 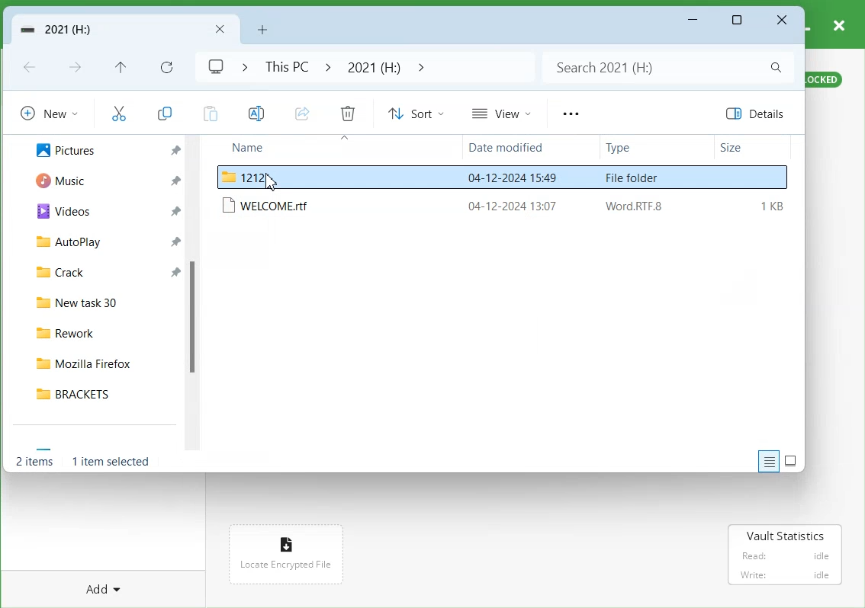 I want to click on Sort, so click(x=416, y=113).